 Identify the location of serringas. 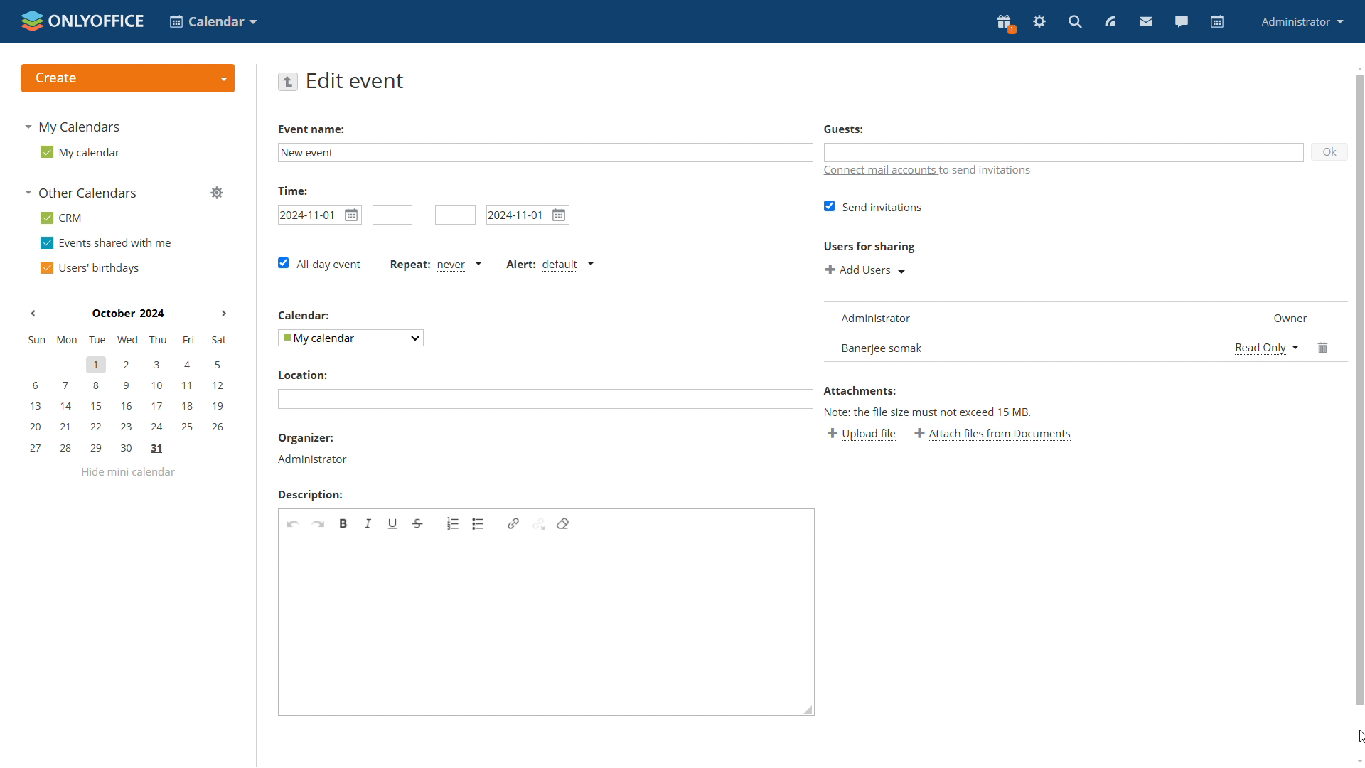
(1040, 22).